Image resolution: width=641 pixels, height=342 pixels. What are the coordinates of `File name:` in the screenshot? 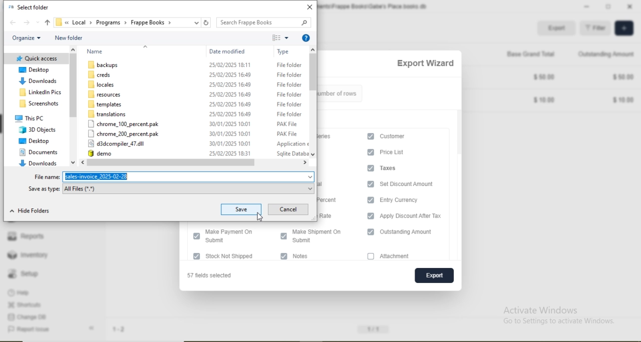 It's located at (49, 177).